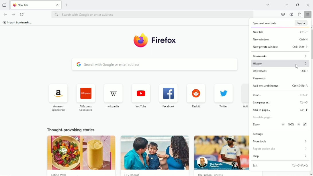 The image size is (313, 176). I want to click on passwords, so click(259, 79).